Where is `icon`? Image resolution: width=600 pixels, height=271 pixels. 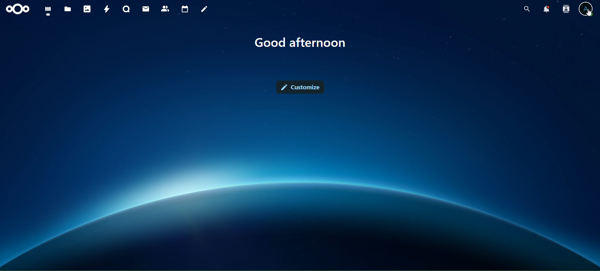
icon is located at coordinates (17, 9).